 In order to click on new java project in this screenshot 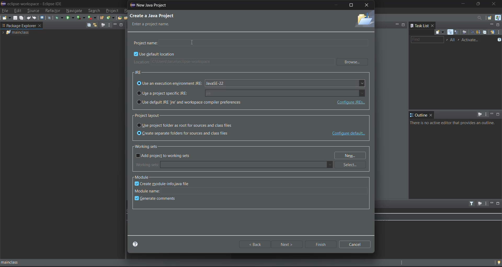, I will do `click(152, 5)`.